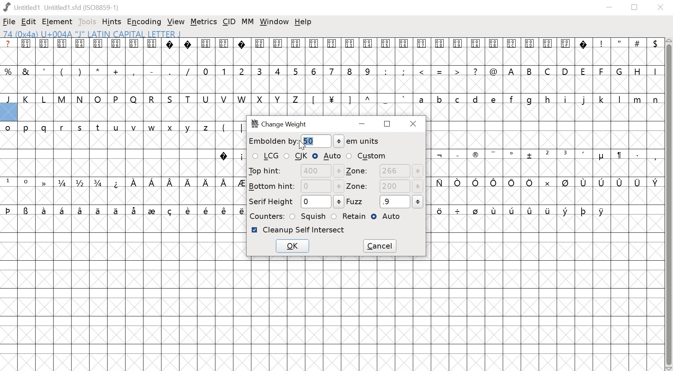  I want to click on CJK, so click(297, 157).